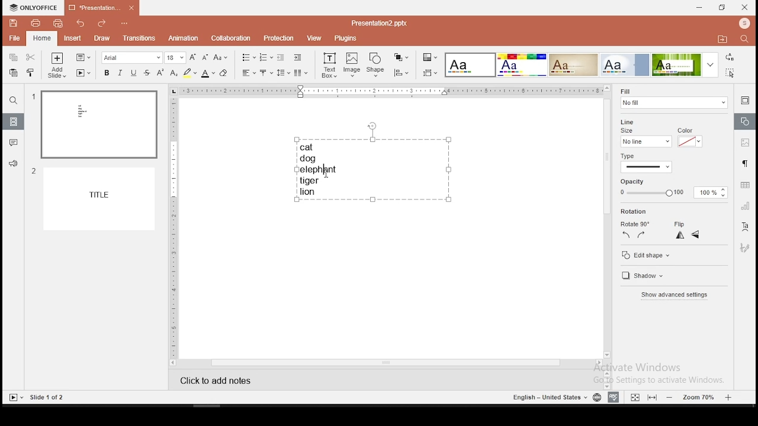 This screenshot has height=426, width=758. What do you see at coordinates (744, 246) in the screenshot?
I see `` at bounding box center [744, 246].